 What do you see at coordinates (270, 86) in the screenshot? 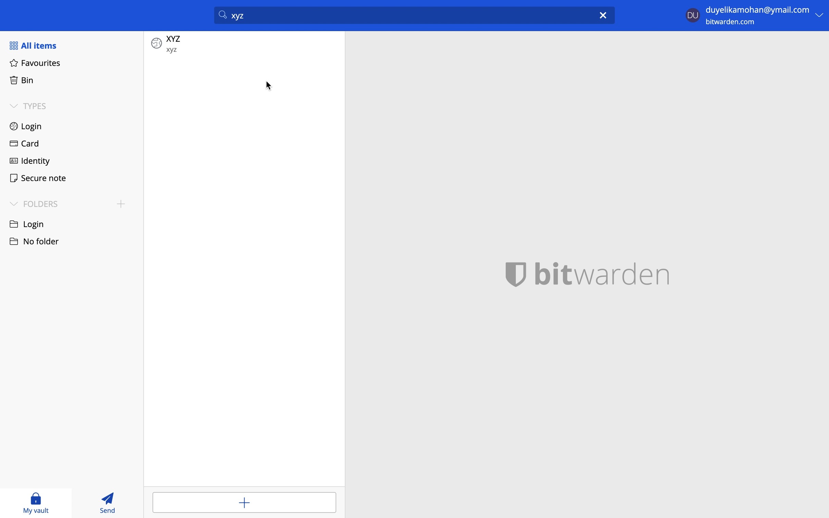
I see `cursor` at bounding box center [270, 86].